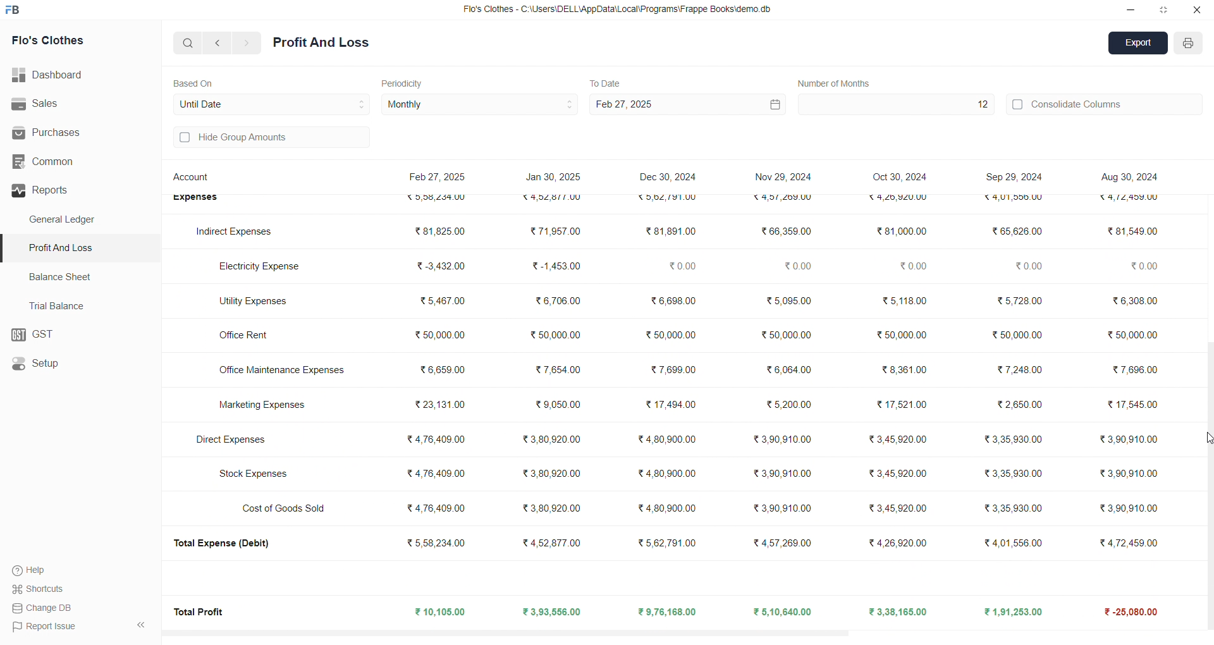 The width and height of the screenshot is (1214, 645). I want to click on collapse sidebar, so click(140, 625).